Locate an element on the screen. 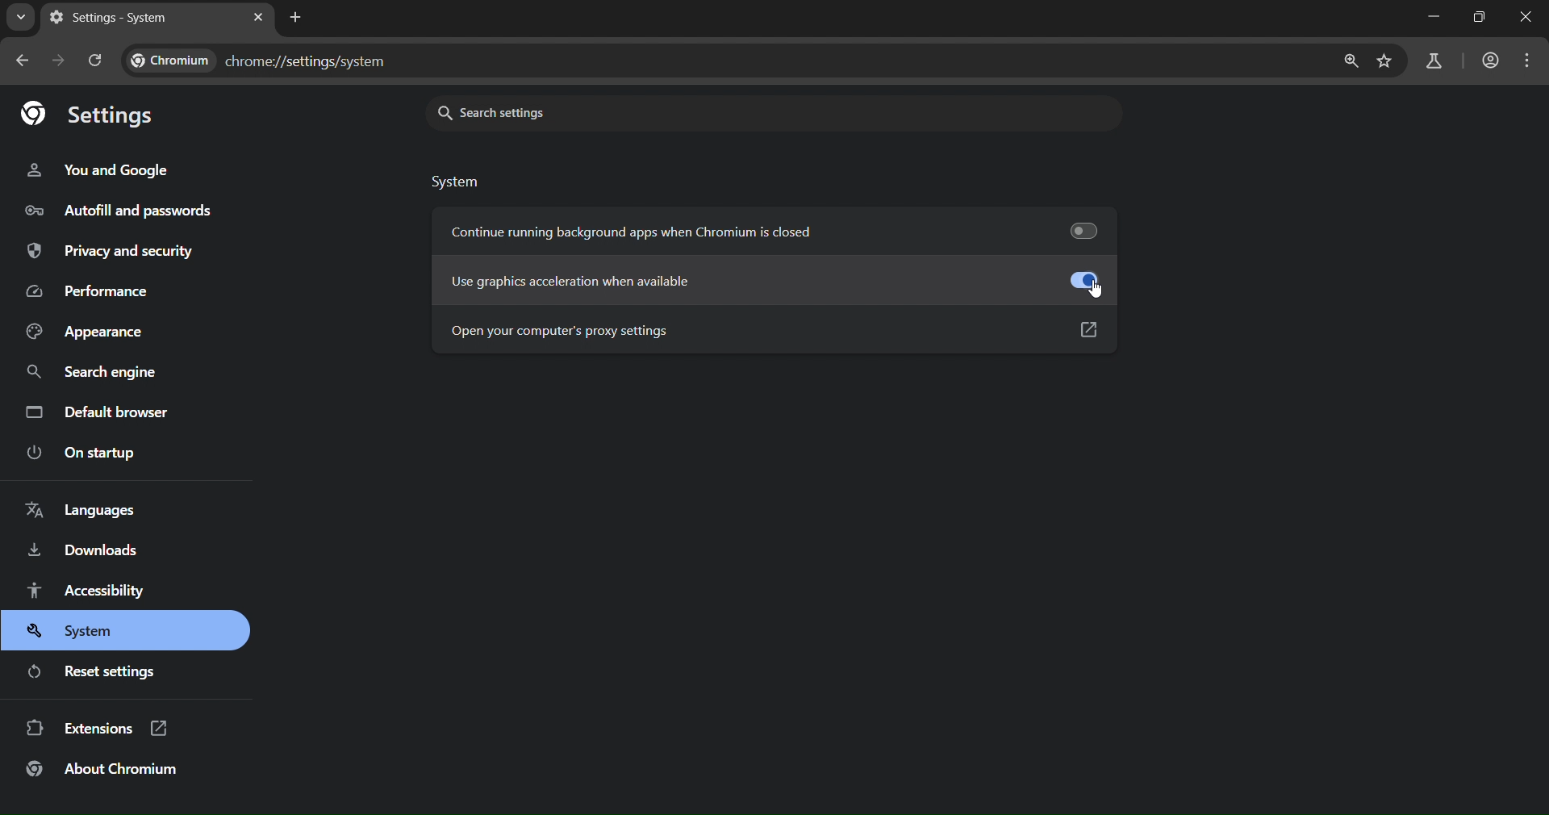 Image resolution: width=1549 pixels, height=815 pixels. cursor is located at coordinates (1098, 289).